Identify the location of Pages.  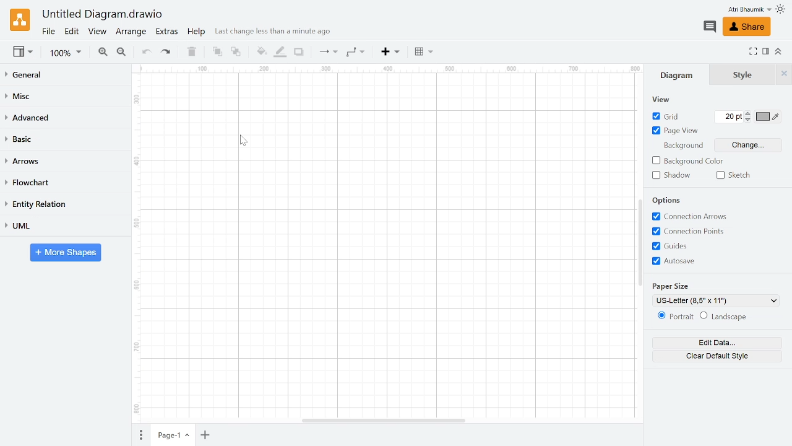
(140, 435).